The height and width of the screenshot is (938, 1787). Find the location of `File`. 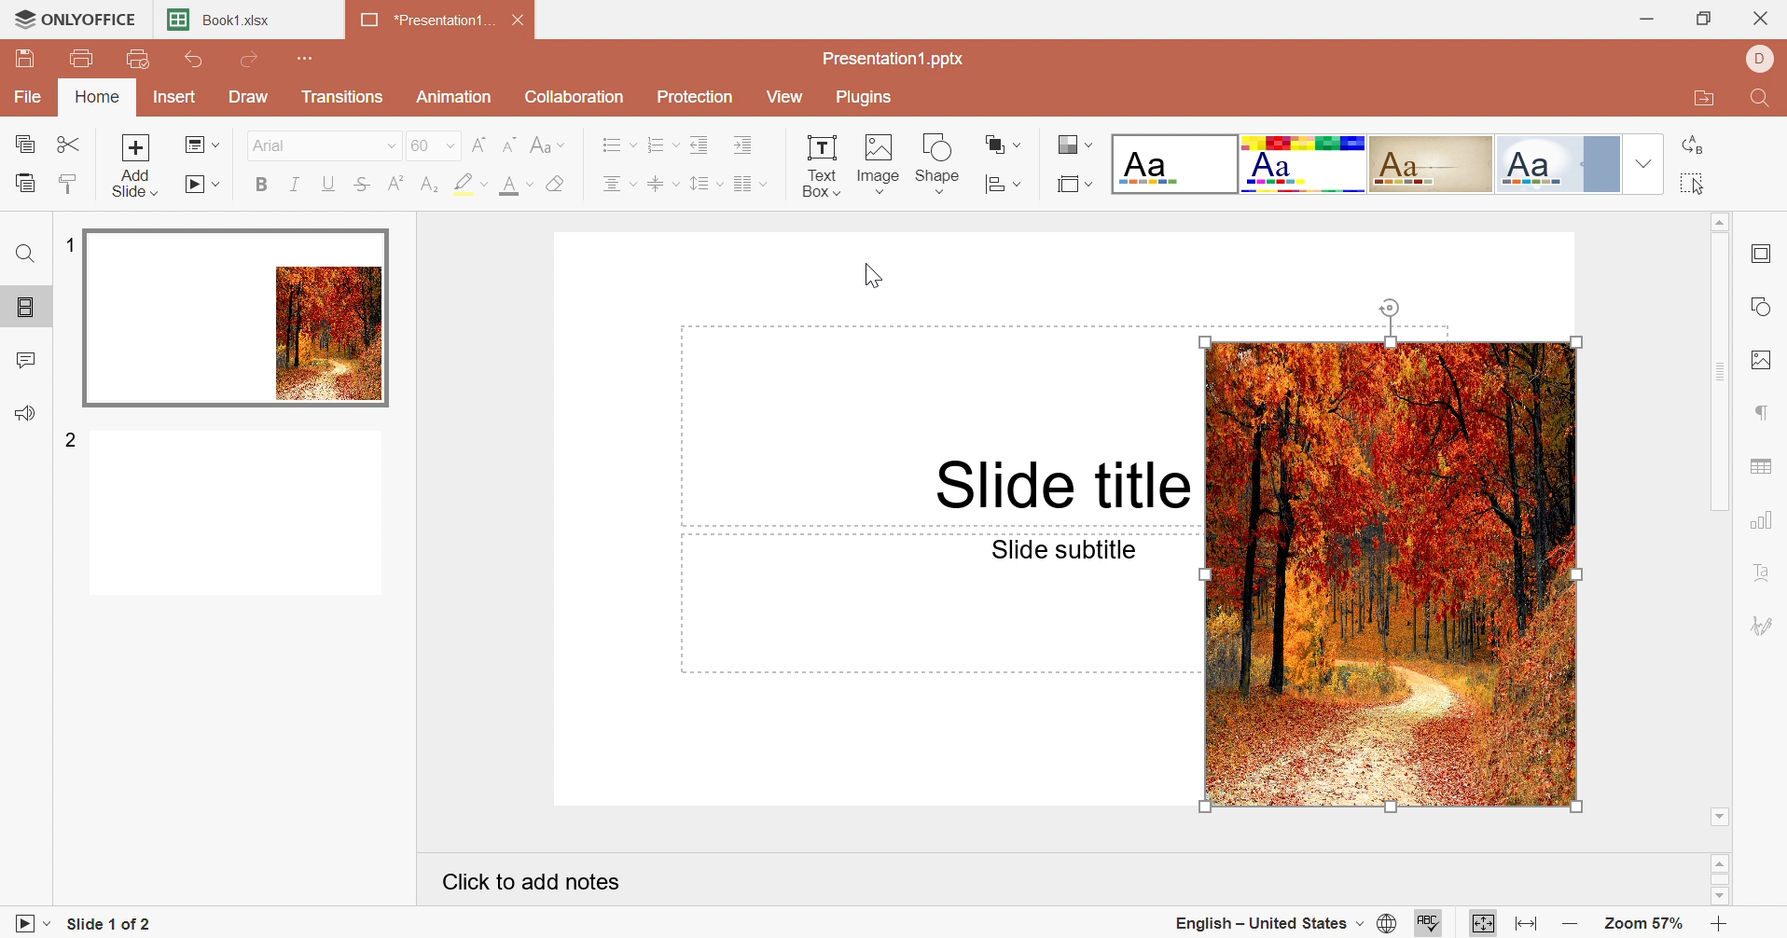

File is located at coordinates (29, 97).